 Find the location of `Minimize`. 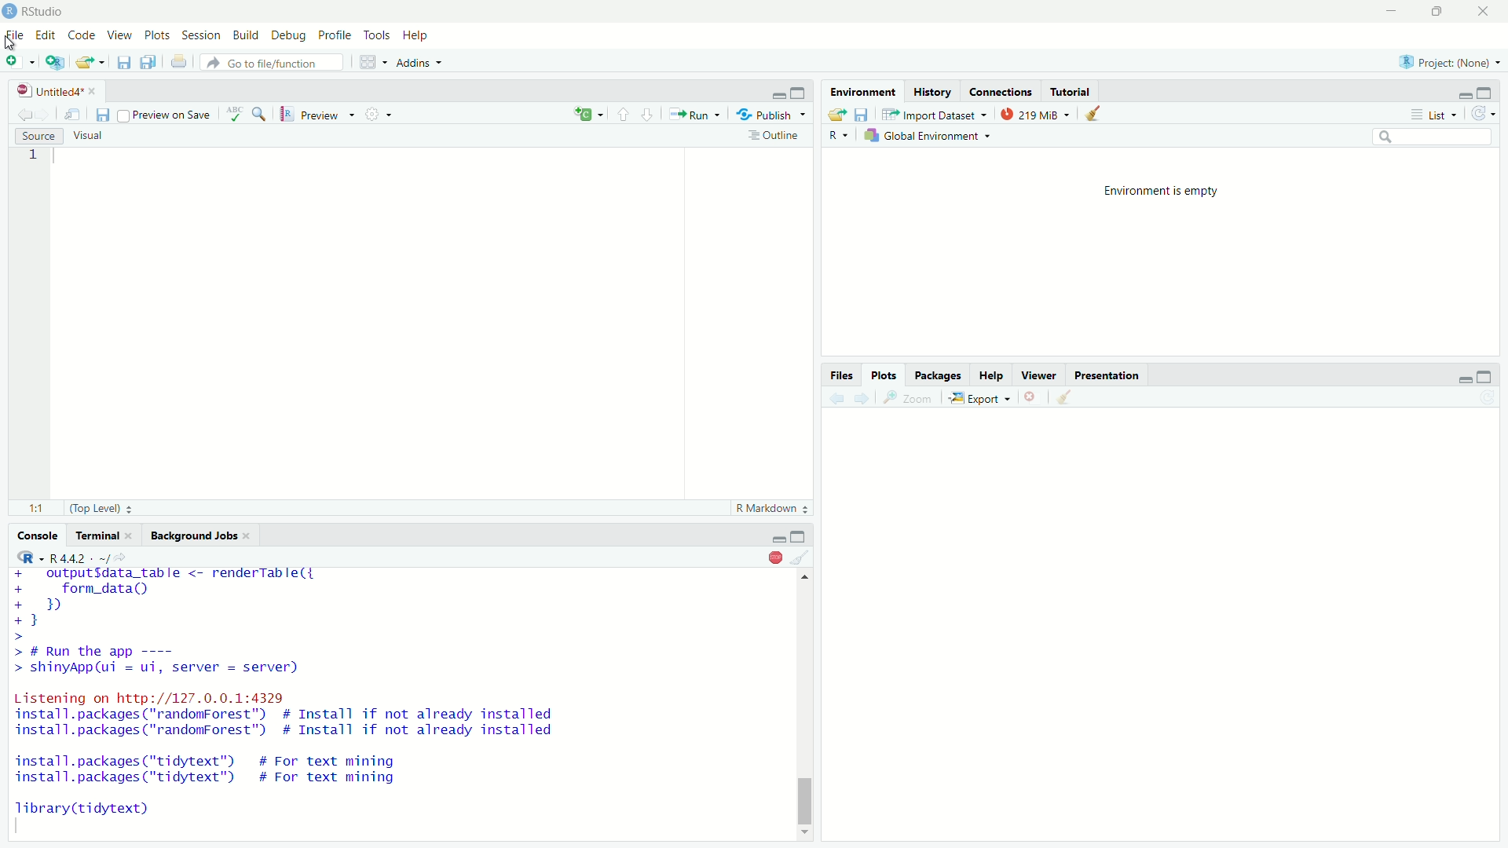

Minimize is located at coordinates (1466, 90).